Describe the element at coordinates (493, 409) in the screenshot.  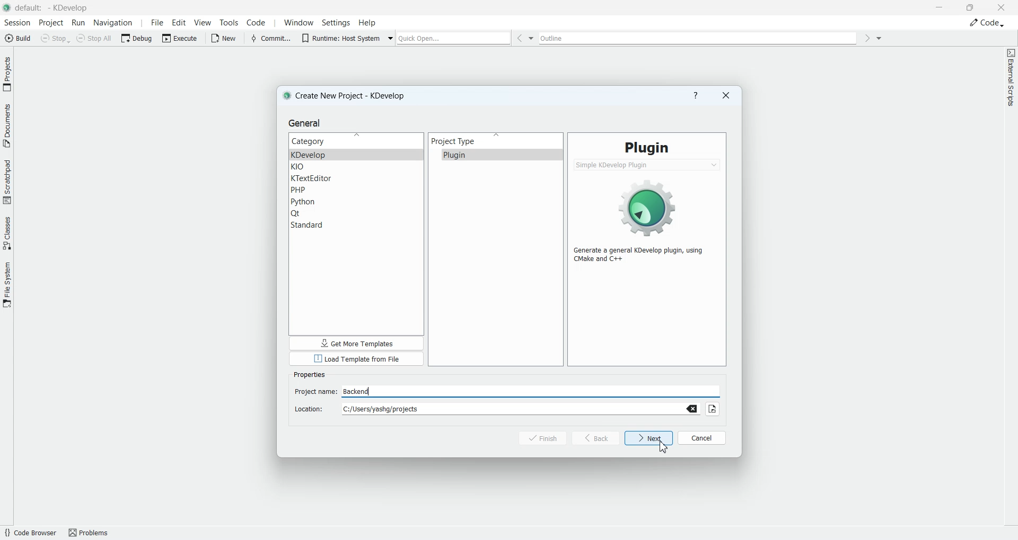
I see `File Path address` at that location.